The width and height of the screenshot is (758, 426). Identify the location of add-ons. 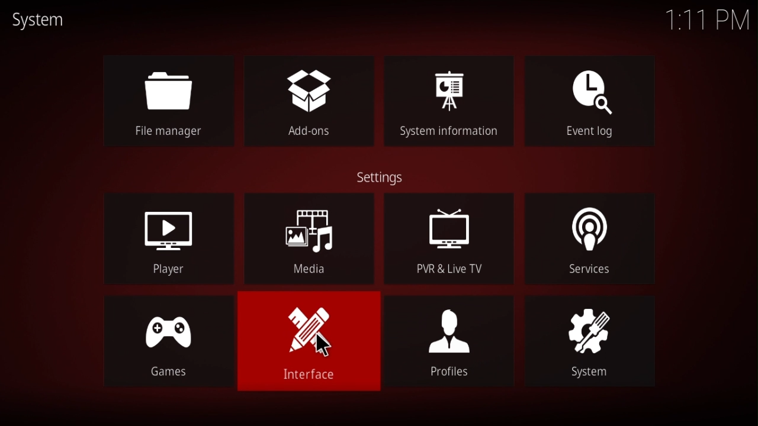
(305, 101).